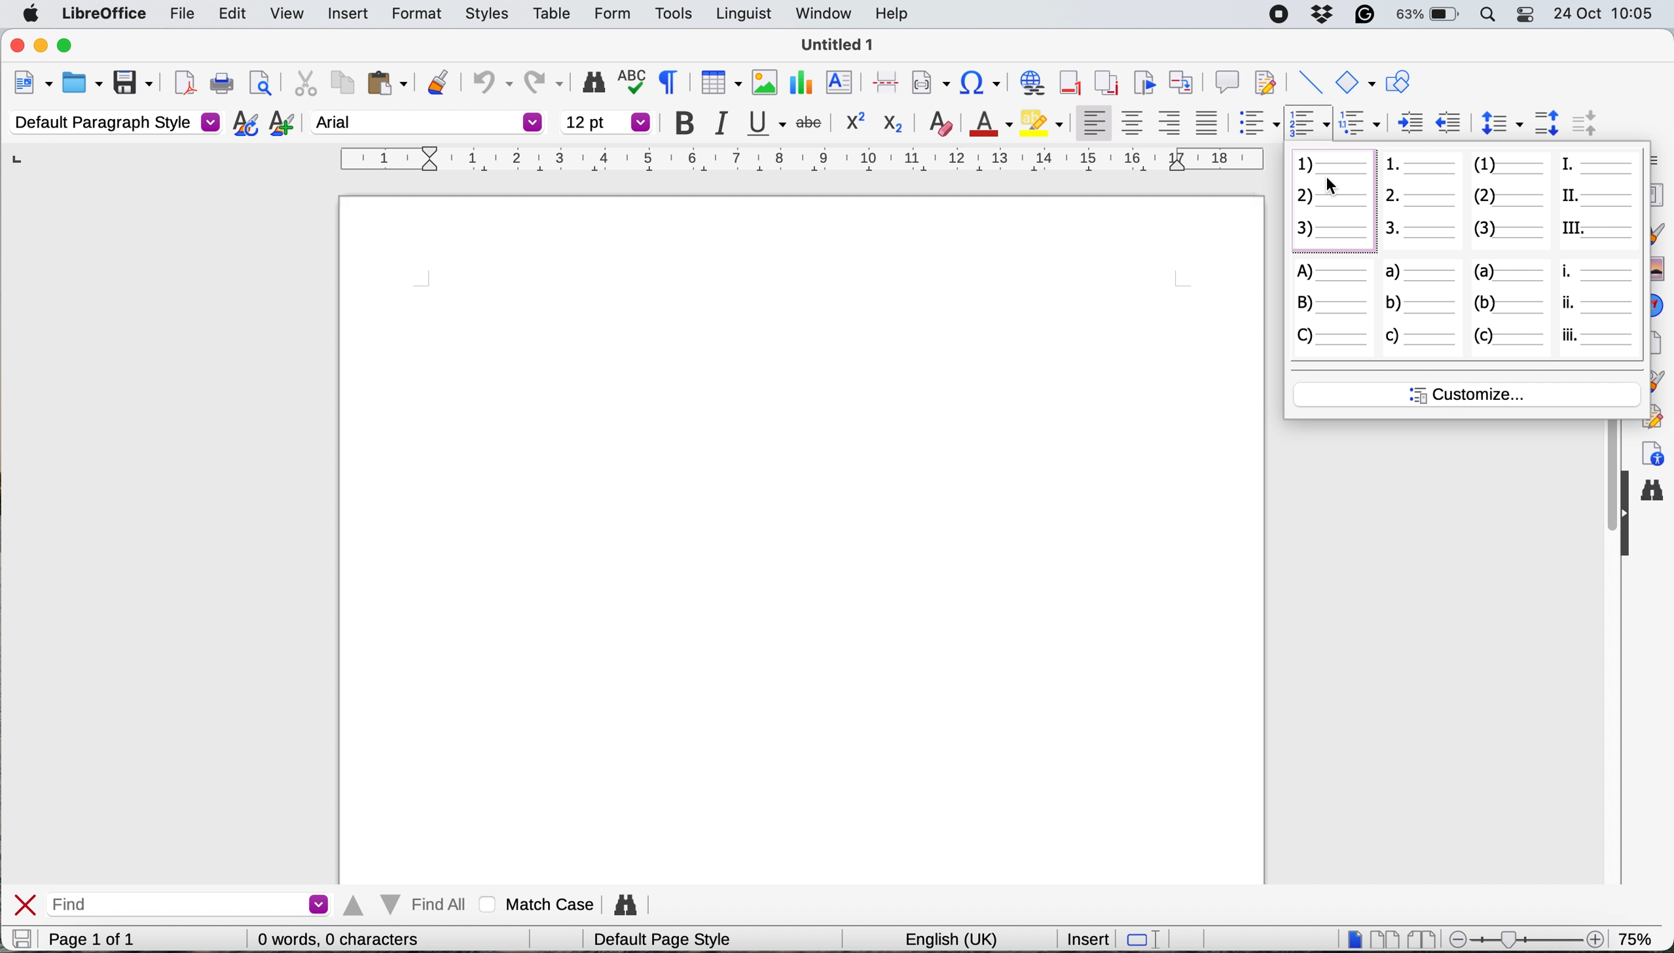 The image size is (1674, 953). Describe the element at coordinates (608, 14) in the screenshot. I see `form` at that location.